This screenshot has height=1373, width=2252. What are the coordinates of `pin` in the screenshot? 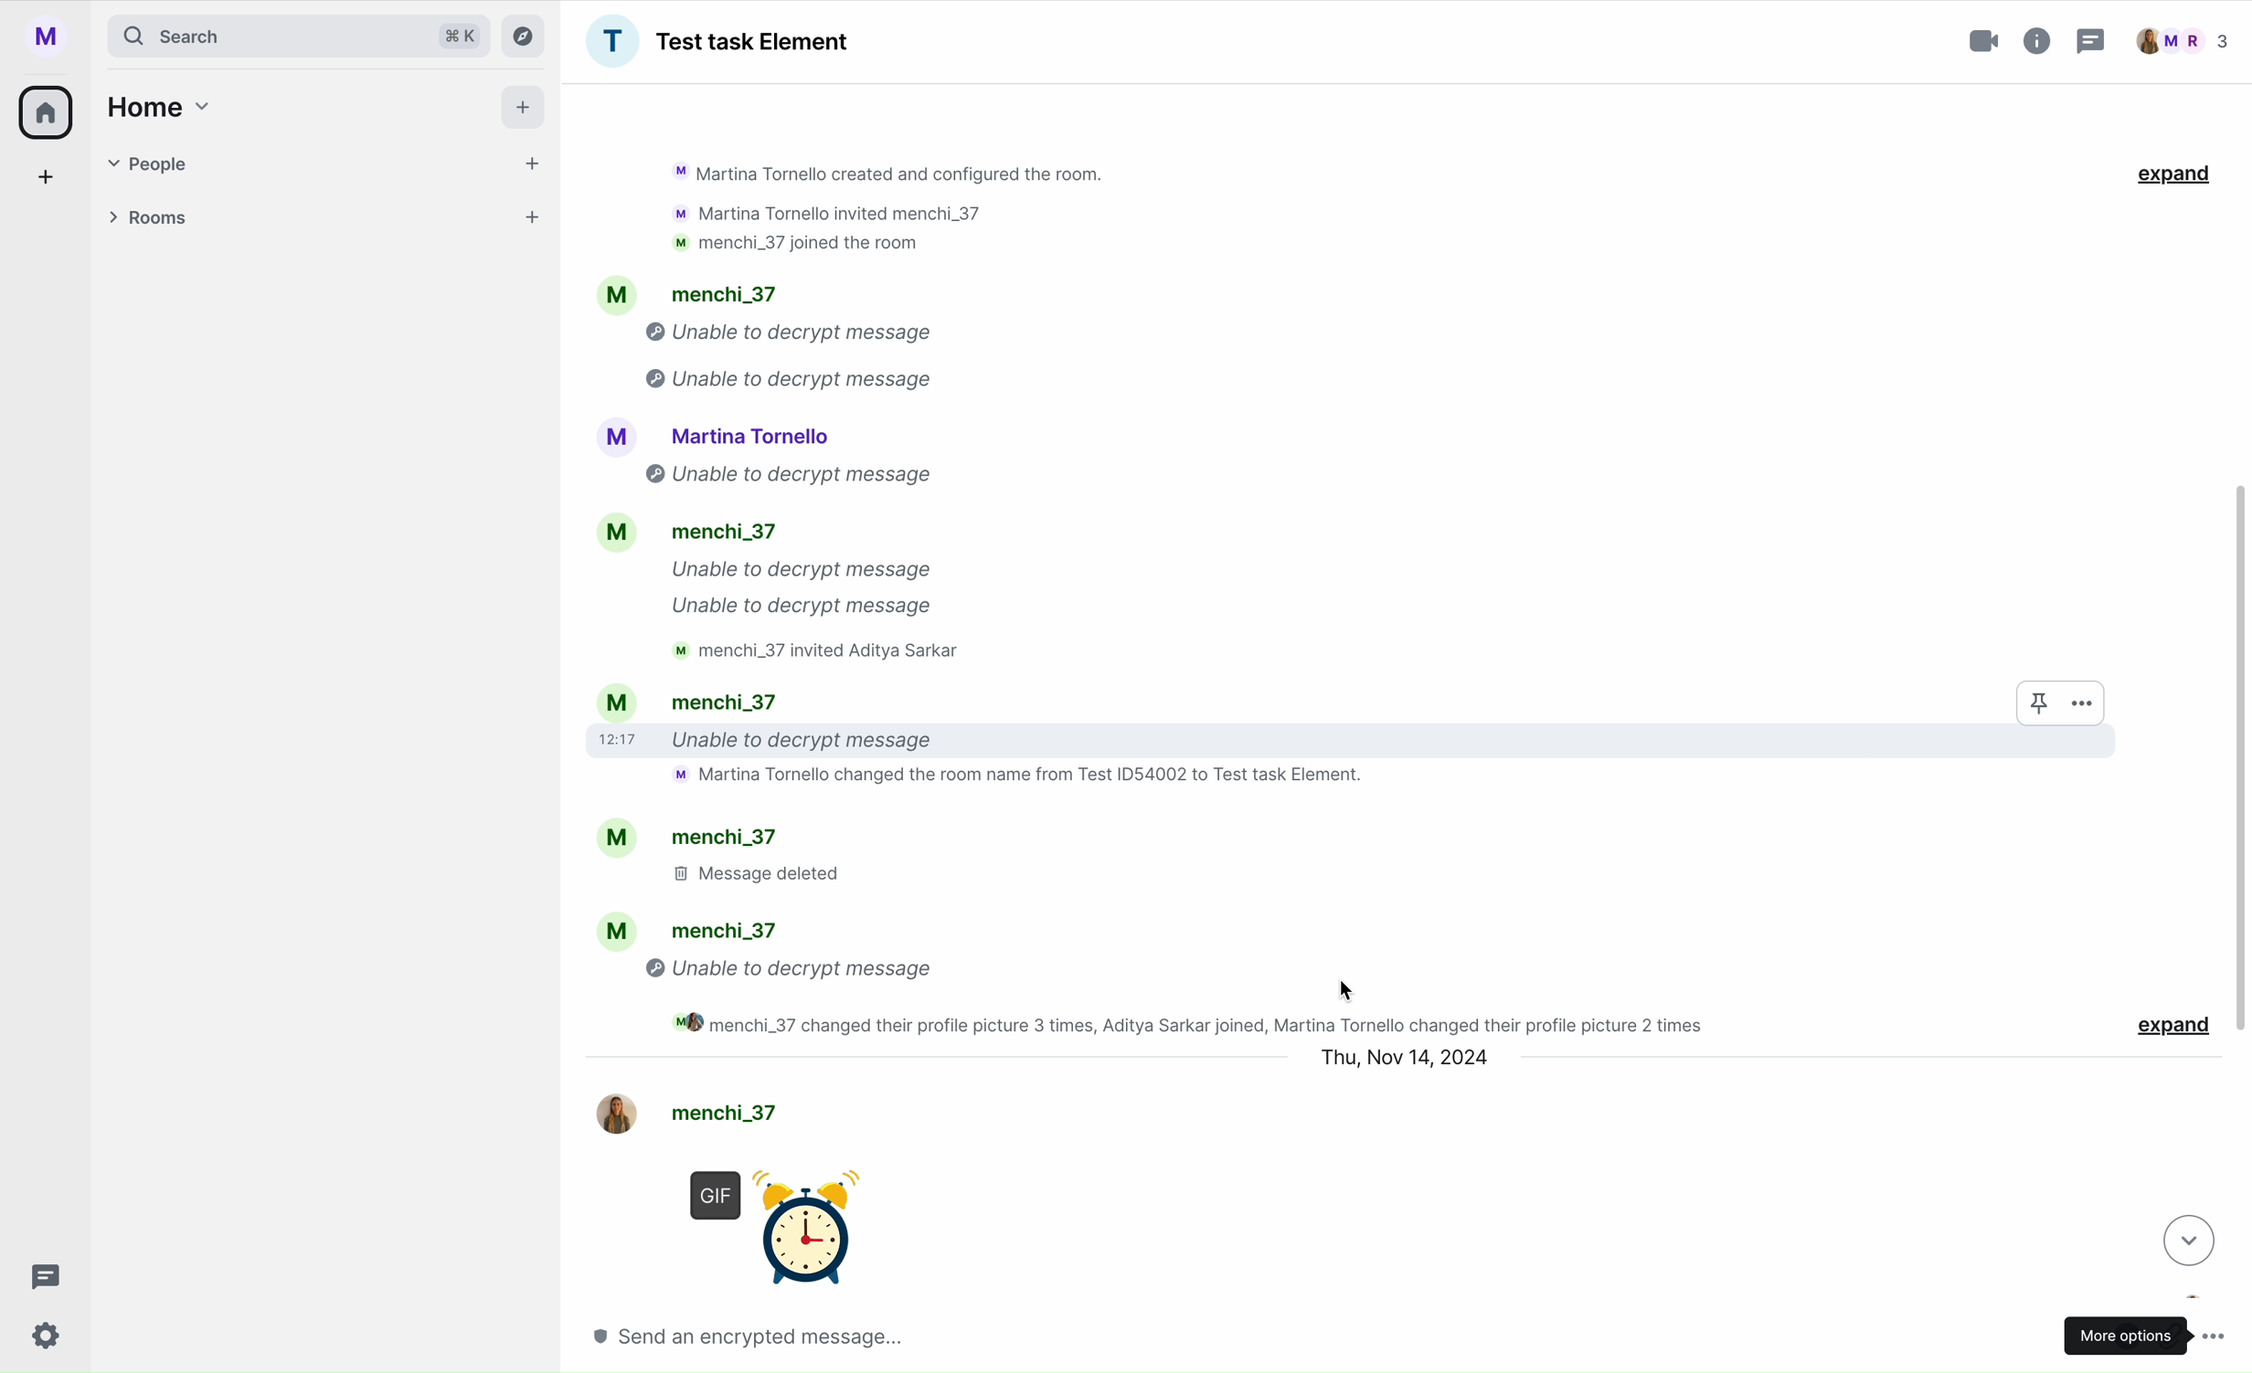 It's located at (2038, 703).